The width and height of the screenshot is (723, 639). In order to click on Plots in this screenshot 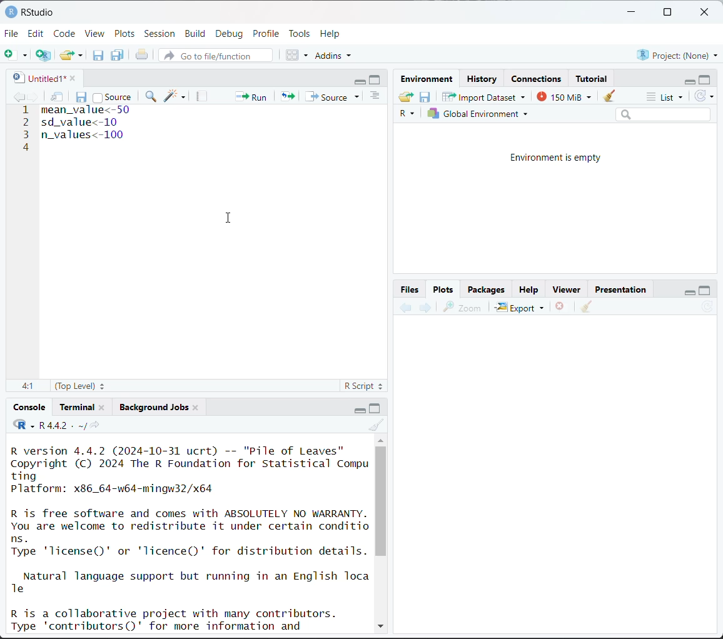, I will do `click(125, 33)`.